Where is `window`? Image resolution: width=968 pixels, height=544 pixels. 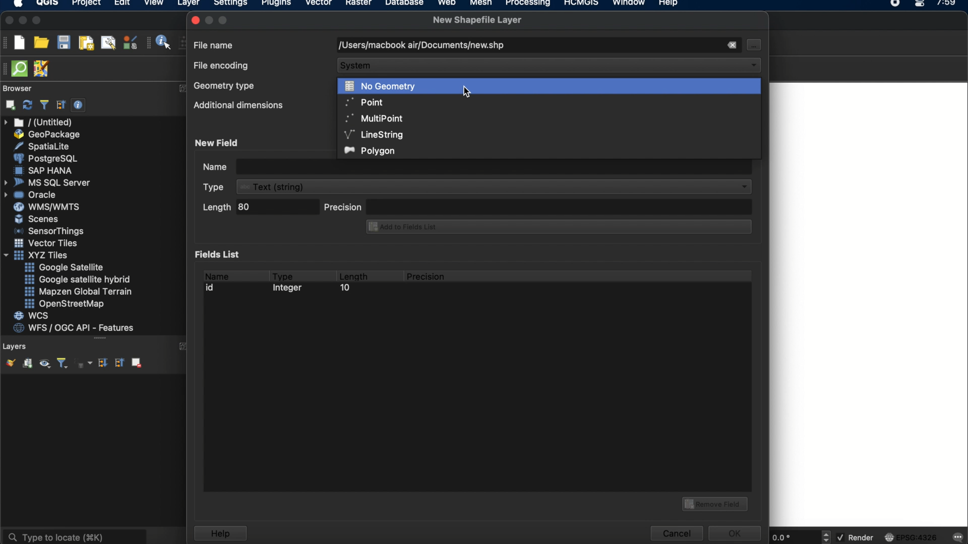 window is located at coordinates (631, 4).